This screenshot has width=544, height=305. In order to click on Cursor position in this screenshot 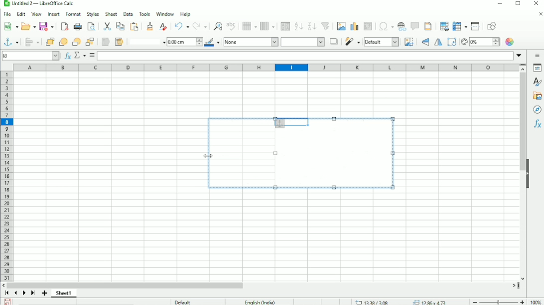, I will do `click(402, 302)`.